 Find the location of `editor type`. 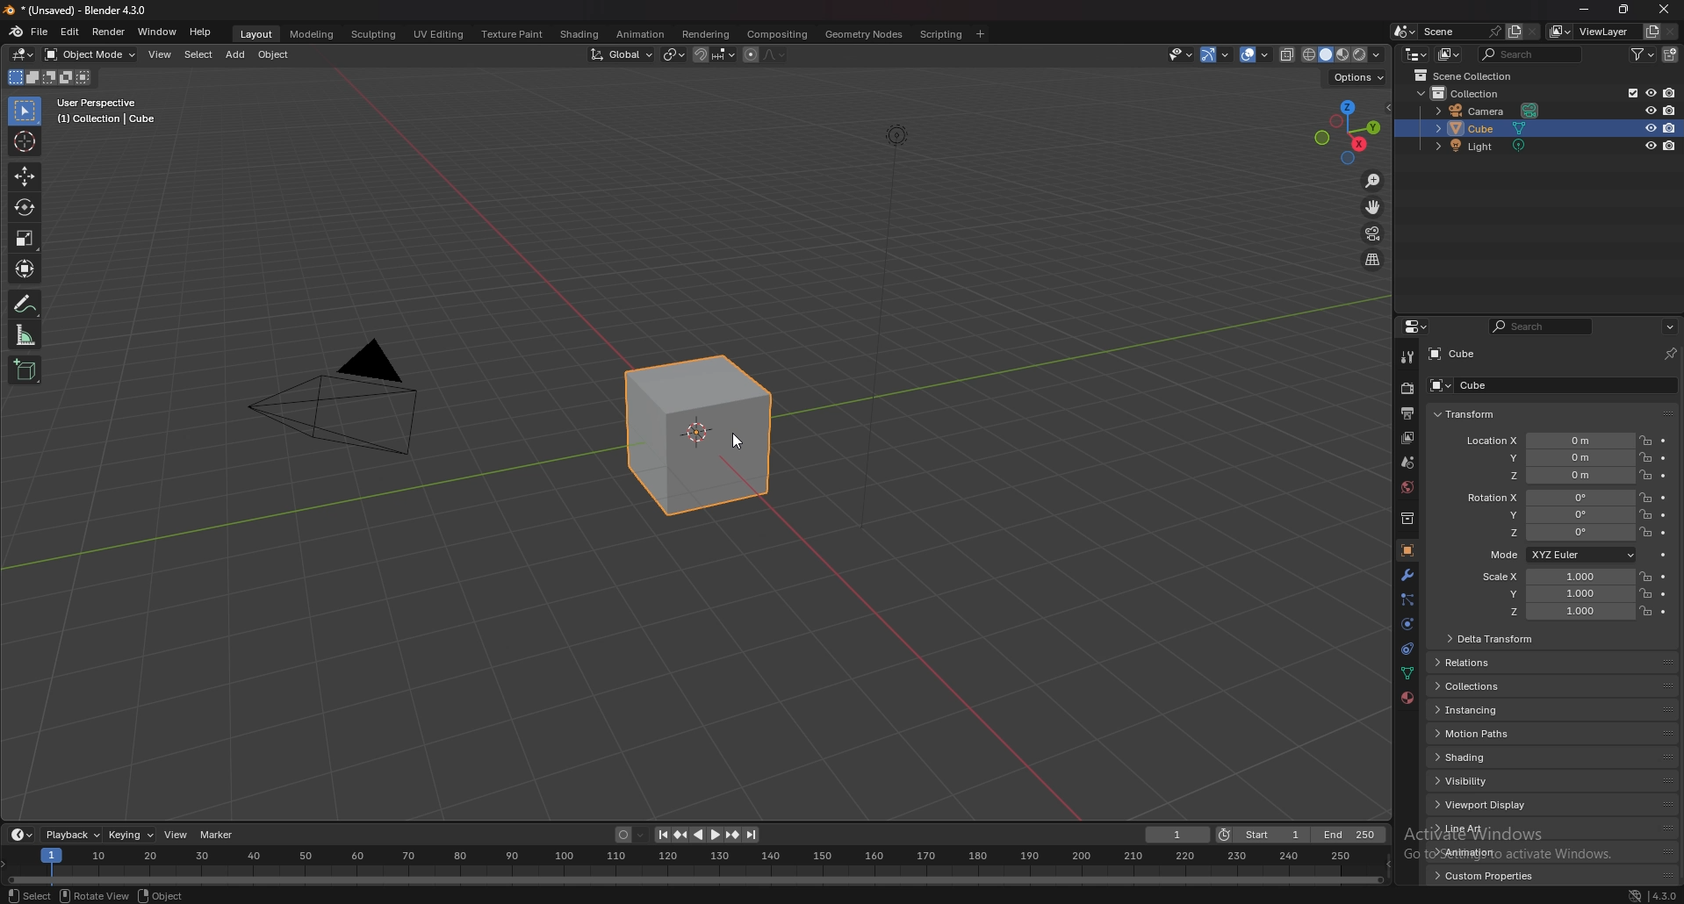

editor type is located at coordinates (24, 54).